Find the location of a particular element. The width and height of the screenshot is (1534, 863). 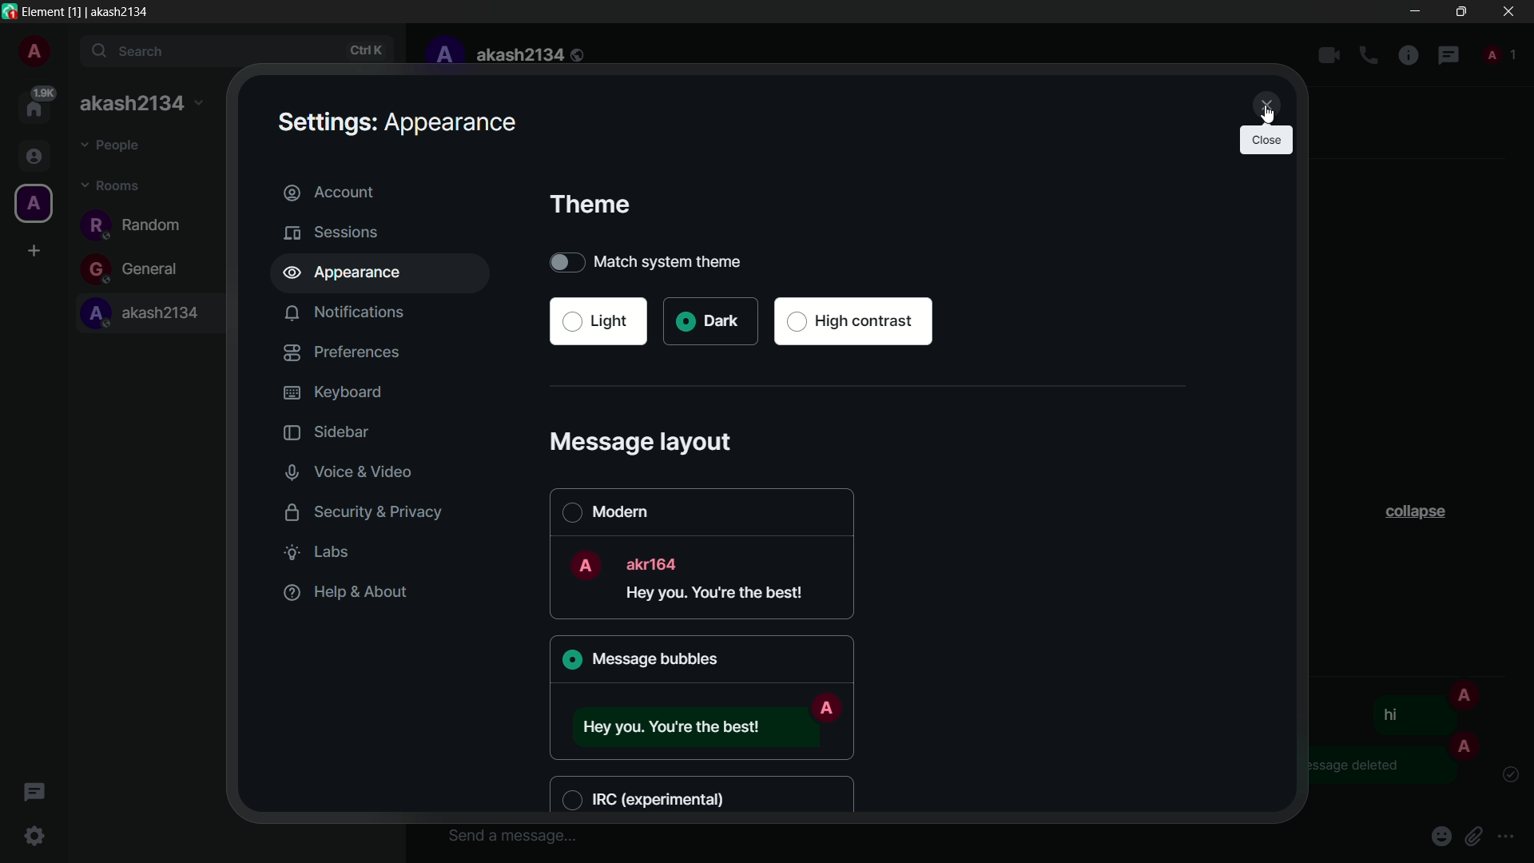

message bubble is located at coordinates (654, 658).